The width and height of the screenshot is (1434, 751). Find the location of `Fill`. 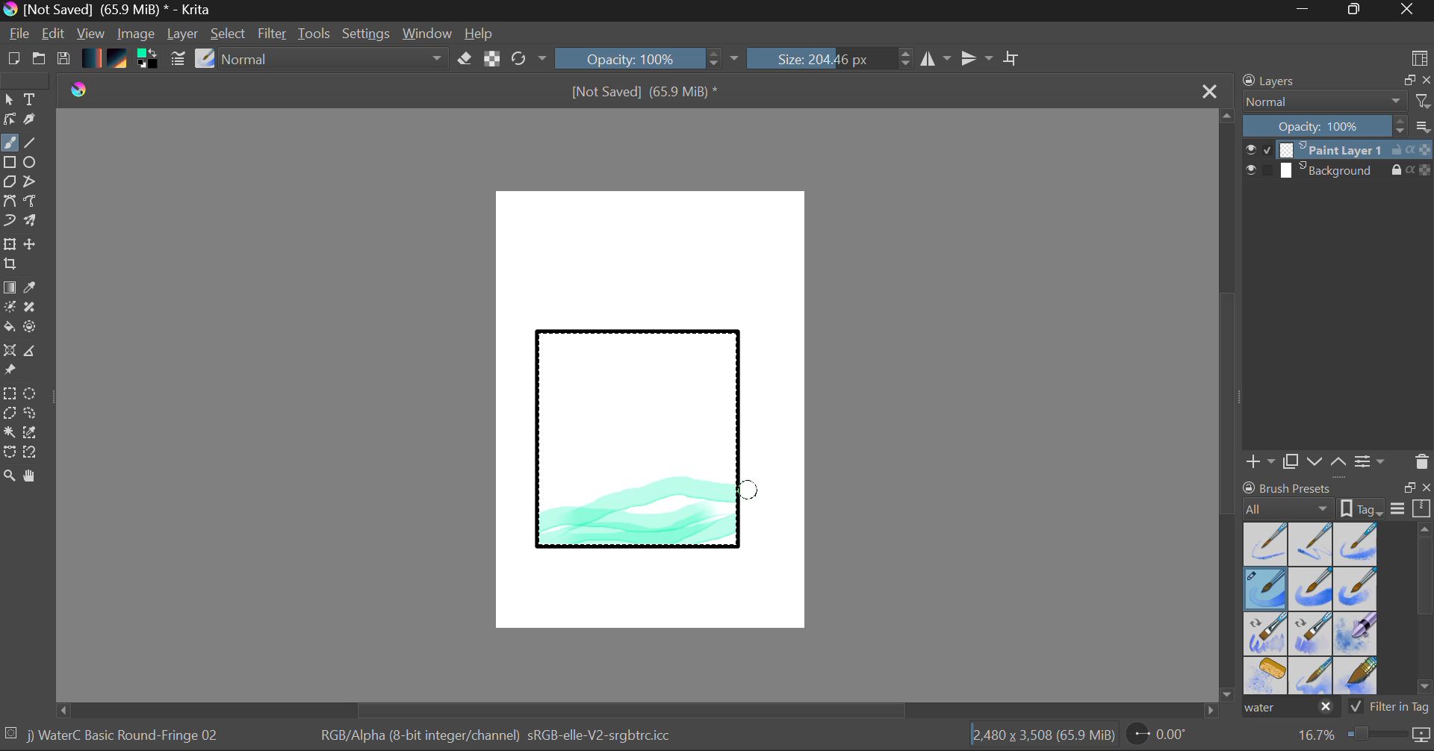

Fill is located at coordinates (9, 329).